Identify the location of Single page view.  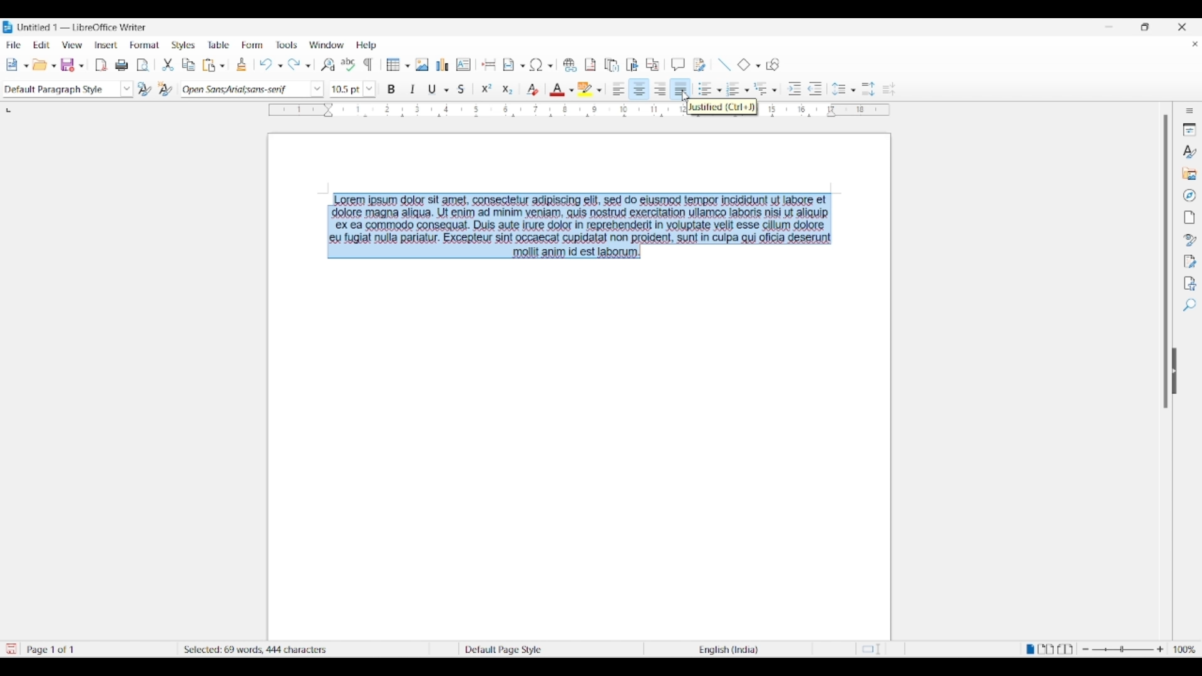
(1029, 649).